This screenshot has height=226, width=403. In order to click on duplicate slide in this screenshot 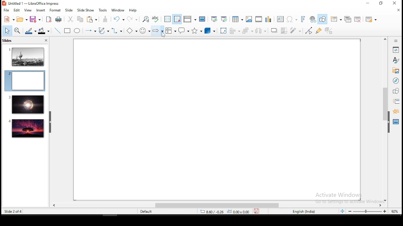, I will do `click(349, 19)`.